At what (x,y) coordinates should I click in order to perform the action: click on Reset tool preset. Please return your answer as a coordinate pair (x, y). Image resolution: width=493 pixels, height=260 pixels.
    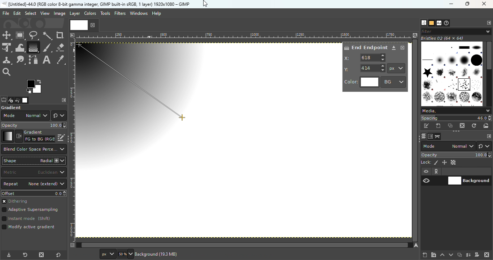
    Looking at the image, I should click on (24, 255).